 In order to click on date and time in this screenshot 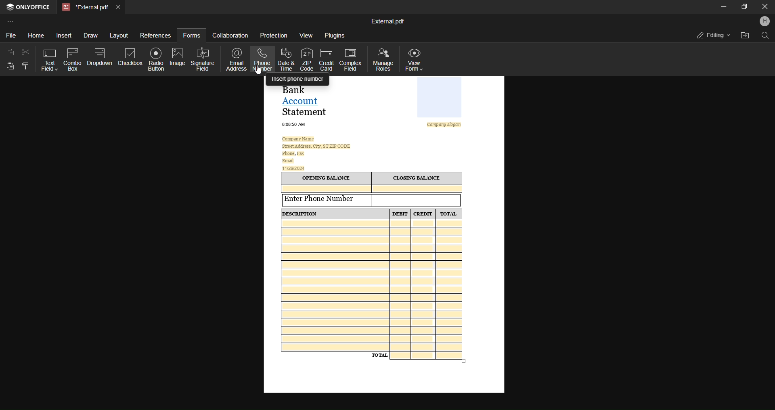, I will do `click(286, 59)`.